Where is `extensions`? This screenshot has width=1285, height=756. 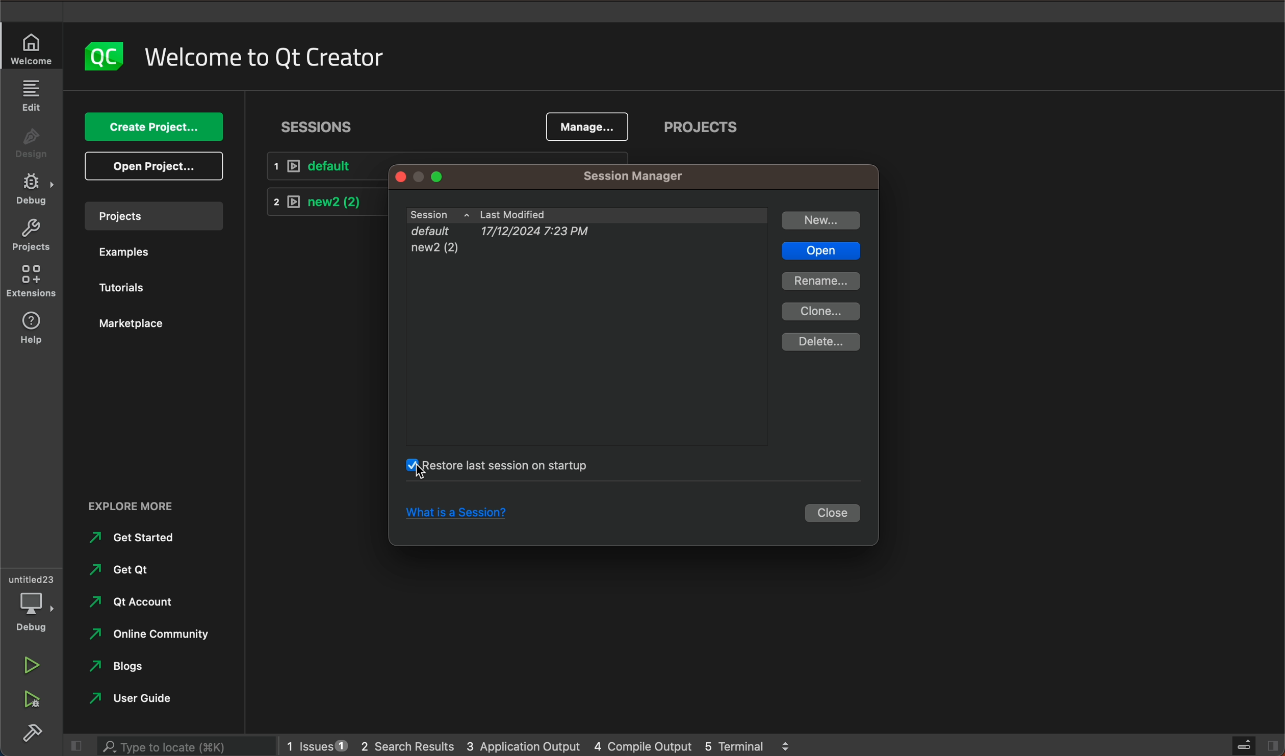 extensions is located at coordinates (34, 283).